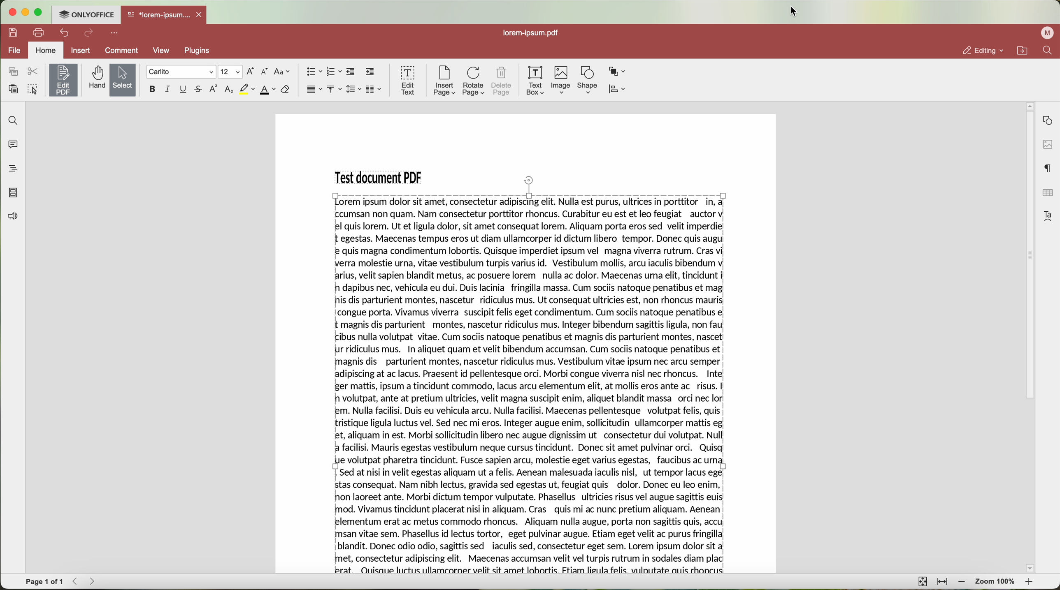 The height and width of the screenshot is (590, 1060). Describe the element at coordinates (1021, 50) in the screenshot. I see `open file location` at that location.